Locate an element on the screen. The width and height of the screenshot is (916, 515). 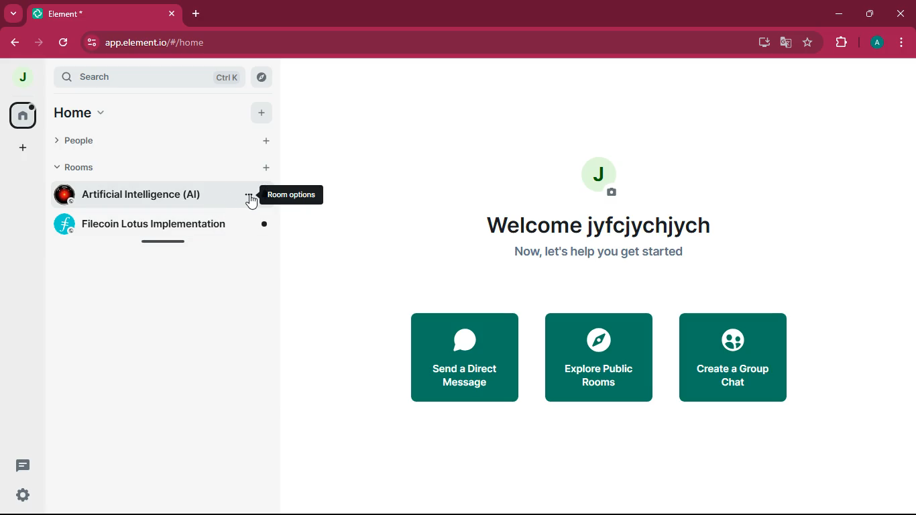
create group chate is located at coordinates (733, 360).